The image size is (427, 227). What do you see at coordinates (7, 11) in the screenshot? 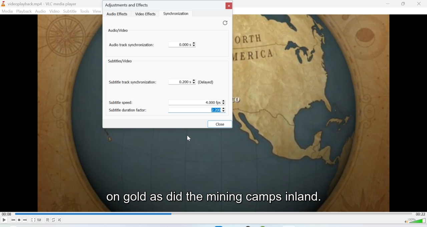
I see `Media` at bounding box center [7, 11].